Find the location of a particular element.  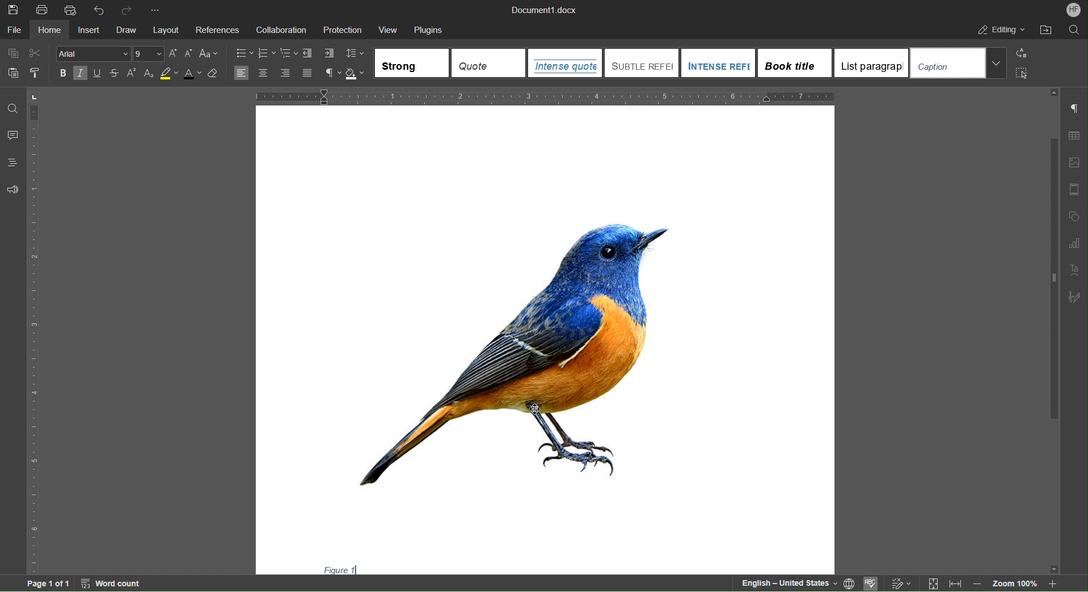

Find is located at coordinates (12, 107).